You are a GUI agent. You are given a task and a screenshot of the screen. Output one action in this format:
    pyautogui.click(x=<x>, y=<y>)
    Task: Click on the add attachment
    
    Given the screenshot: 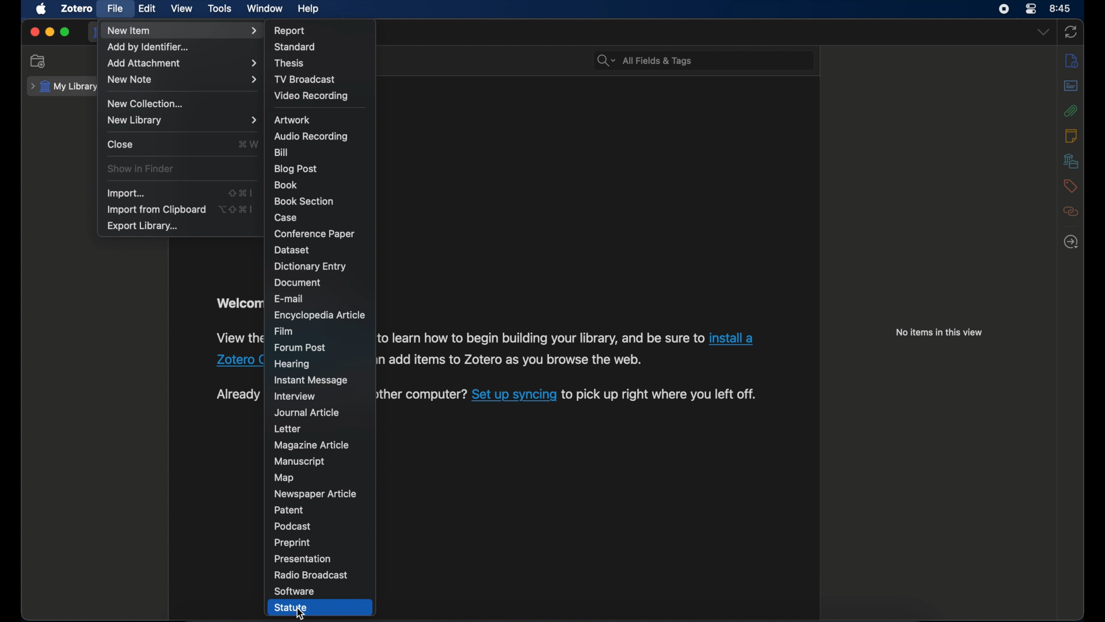 What is the action you would take?
    pyautogui.click(x=182, y=63)
    